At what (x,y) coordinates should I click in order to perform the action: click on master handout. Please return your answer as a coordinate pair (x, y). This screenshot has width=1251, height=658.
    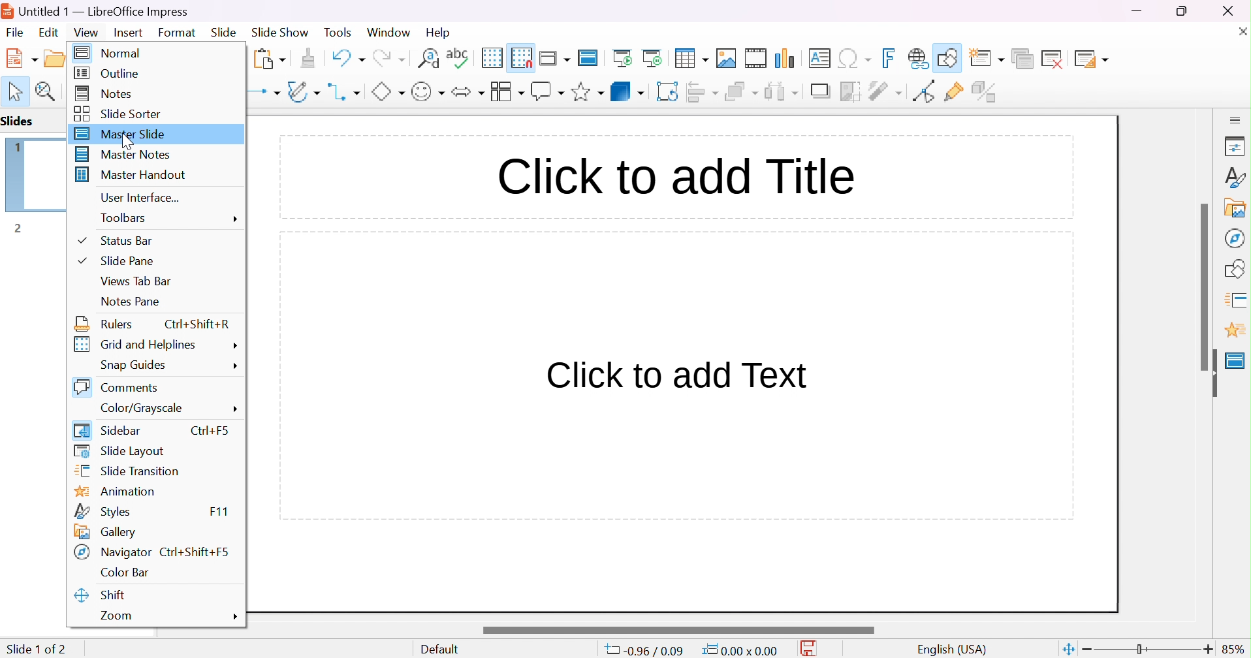
    Looking at the image, I should click on (133, 174).